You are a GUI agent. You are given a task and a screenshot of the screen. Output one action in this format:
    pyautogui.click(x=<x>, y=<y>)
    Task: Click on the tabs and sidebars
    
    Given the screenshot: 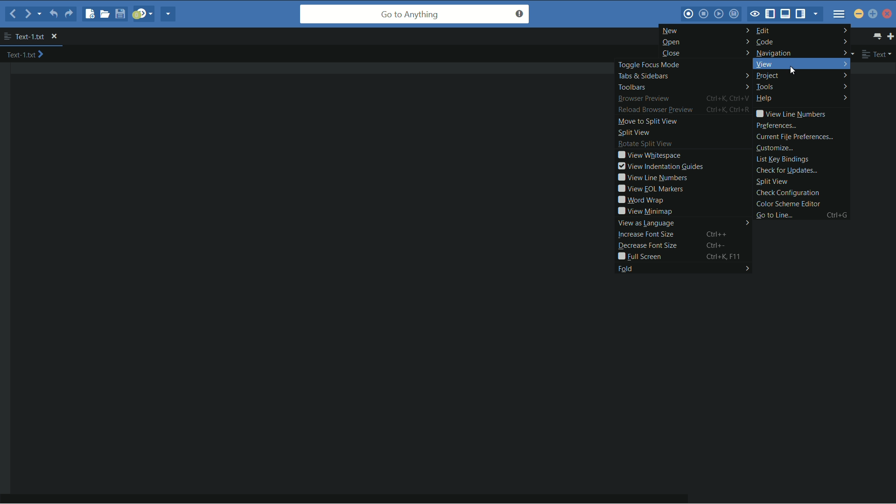 What is the action you would take?
    pyautogui.click(x=683, y=76)
    